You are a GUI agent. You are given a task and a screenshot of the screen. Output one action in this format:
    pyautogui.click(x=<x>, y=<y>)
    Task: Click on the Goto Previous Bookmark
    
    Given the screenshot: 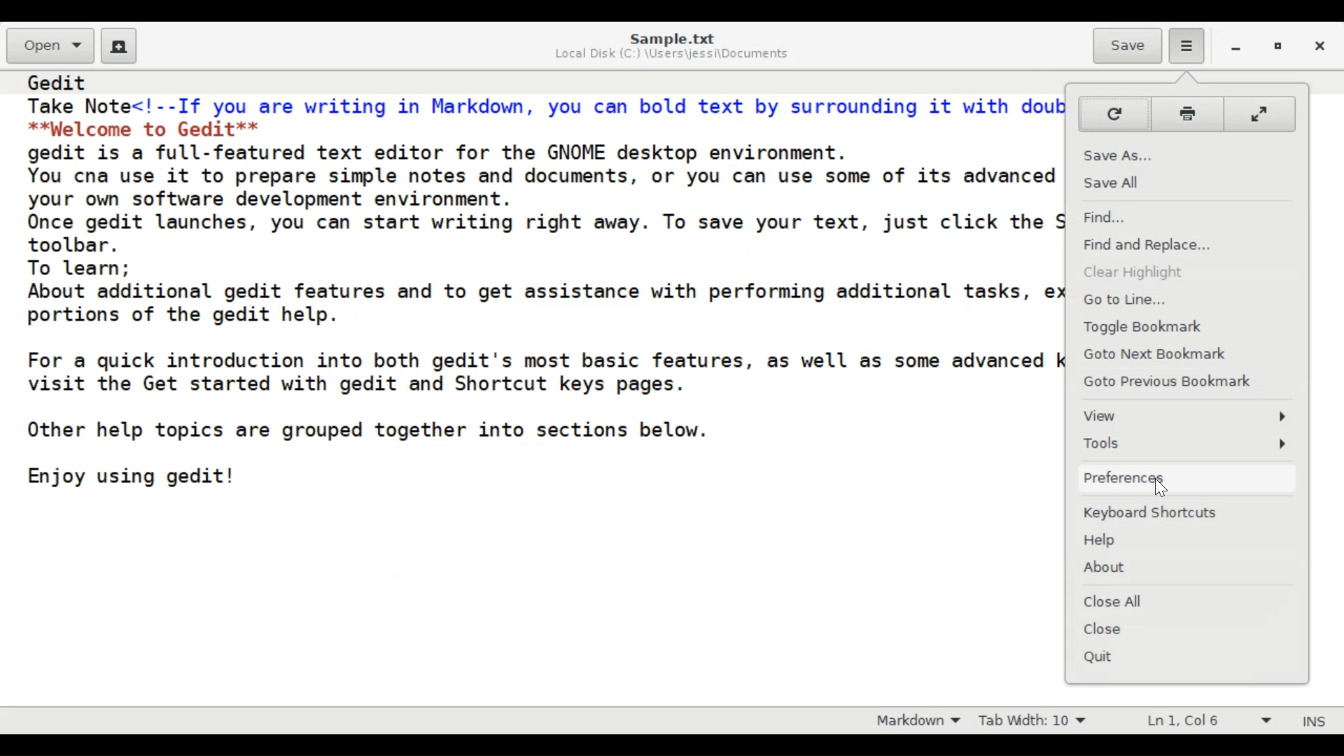 What is the action you would take?
    pyautogui.click(x=1170, y=381)
    